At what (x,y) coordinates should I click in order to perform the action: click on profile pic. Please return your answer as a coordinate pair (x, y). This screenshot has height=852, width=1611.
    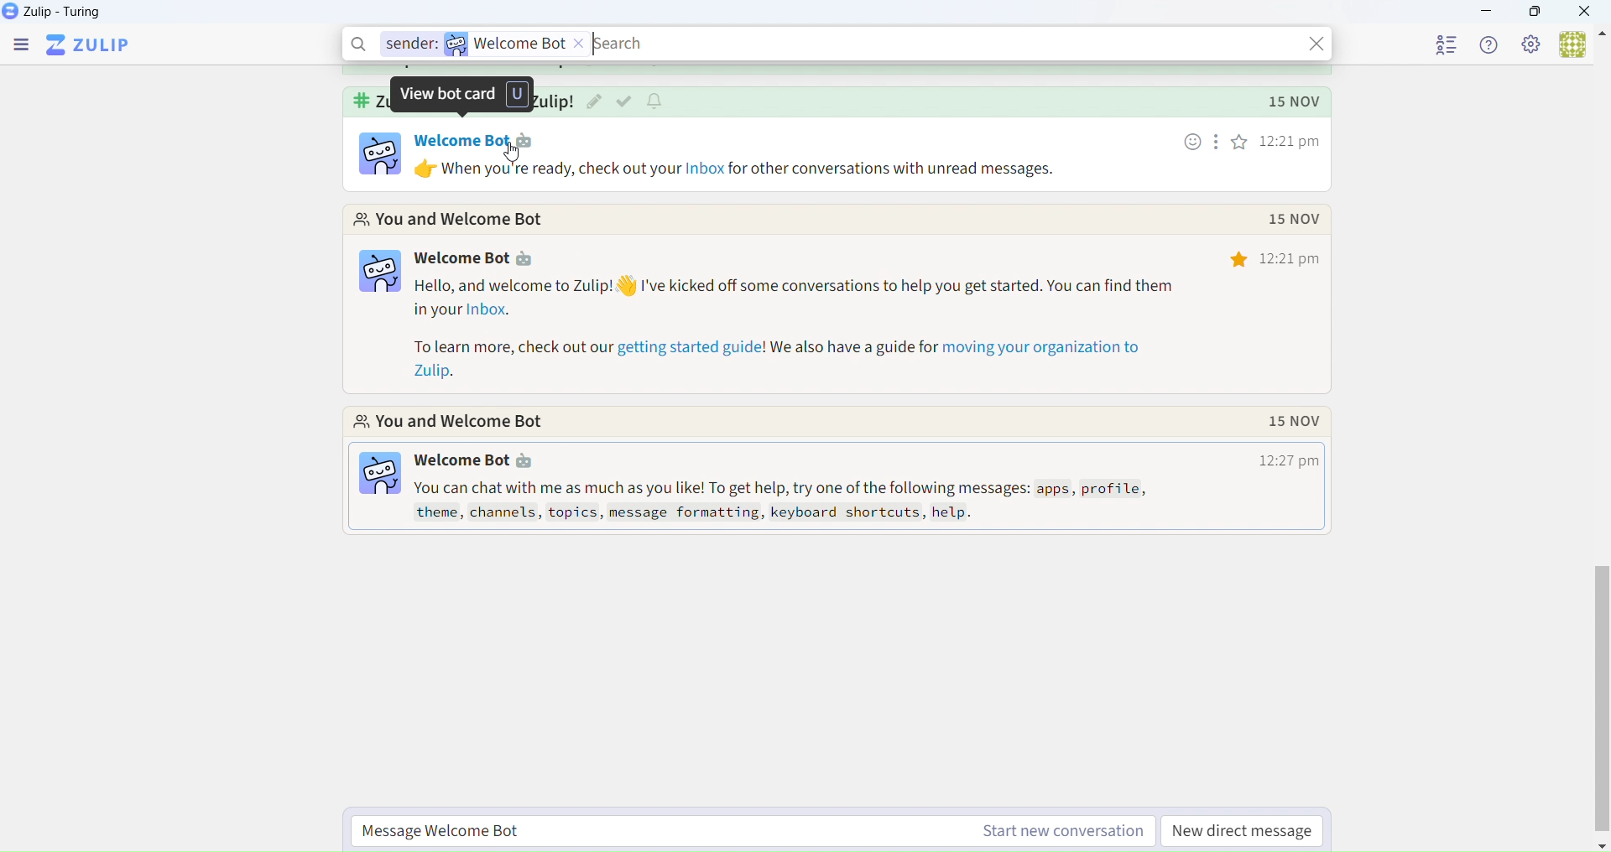
    Looking at the image, I should click on (376, 273).